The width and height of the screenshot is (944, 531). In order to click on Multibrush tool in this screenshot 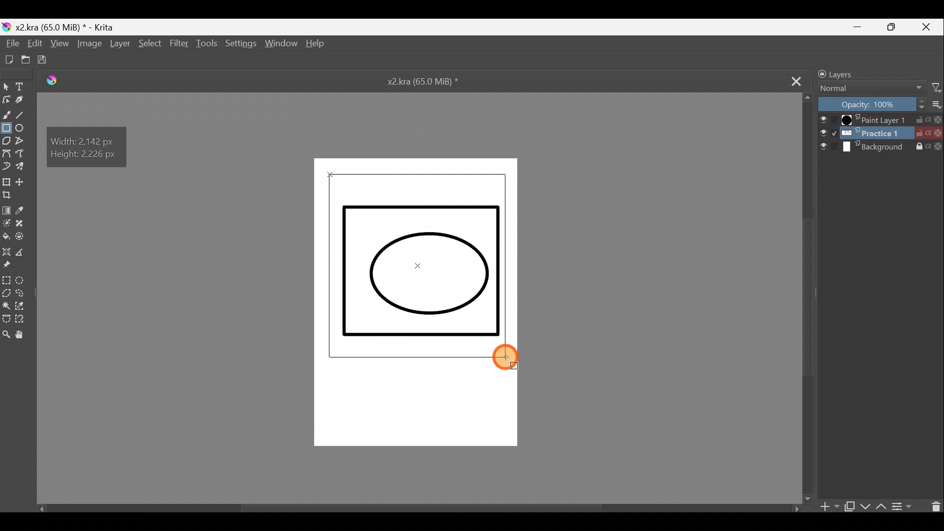, I will do `click(24, 167)`.